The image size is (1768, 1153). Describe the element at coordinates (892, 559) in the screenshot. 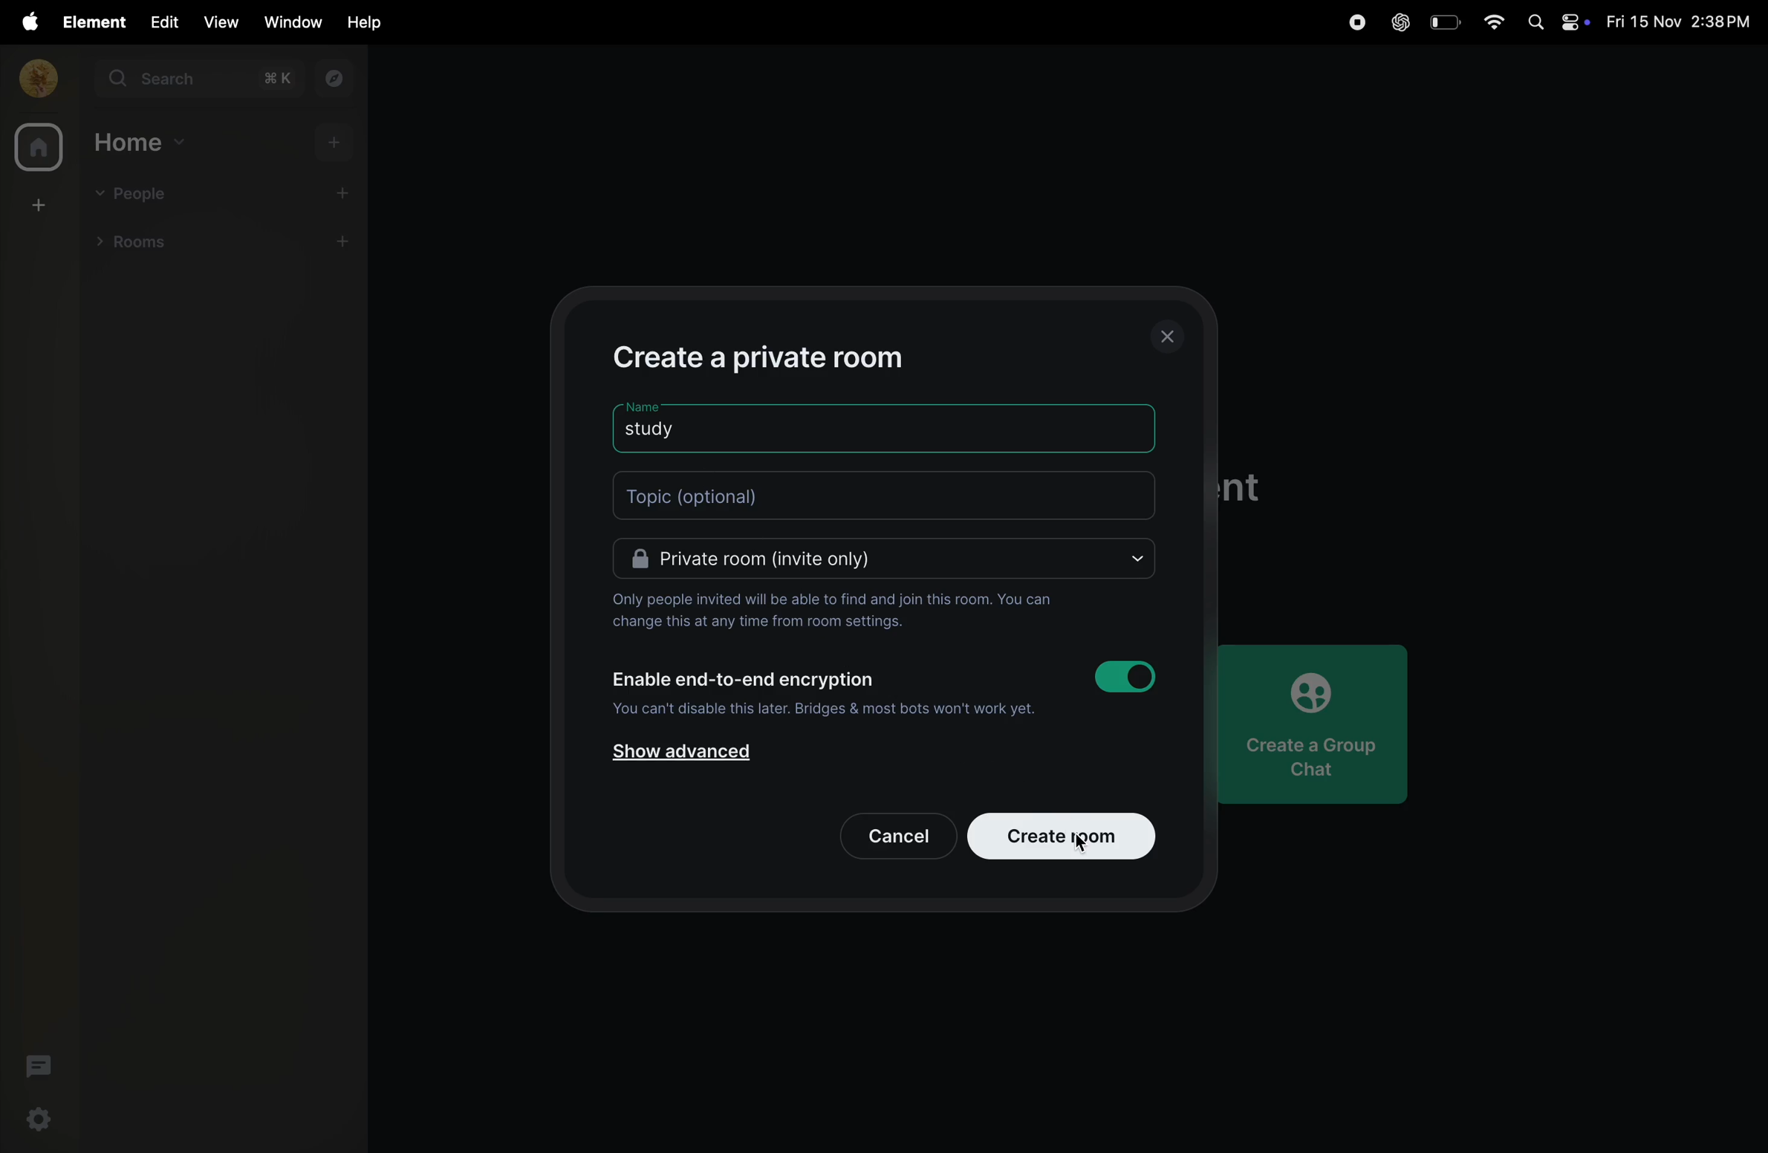

I see `Private room(invite only)` at that location.